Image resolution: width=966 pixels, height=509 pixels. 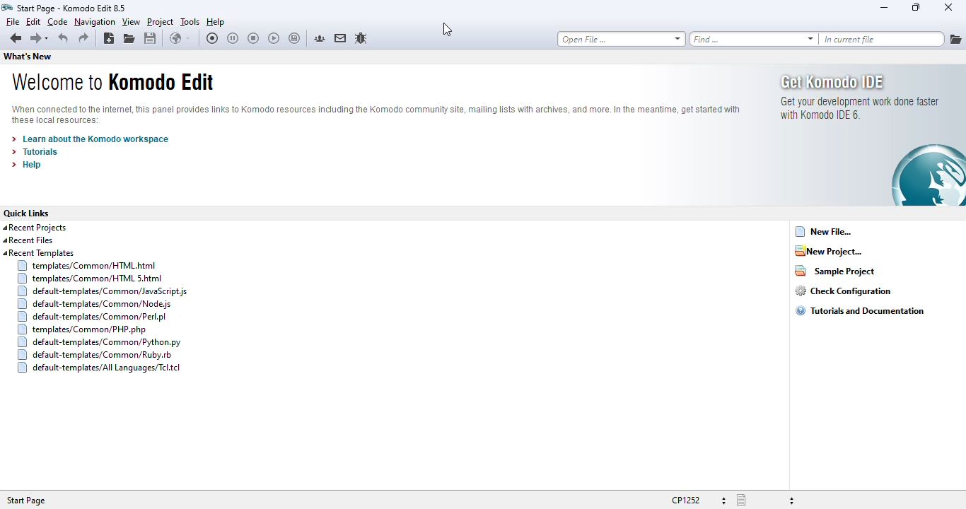 I want to click on logo, so click(x=7, y=7).